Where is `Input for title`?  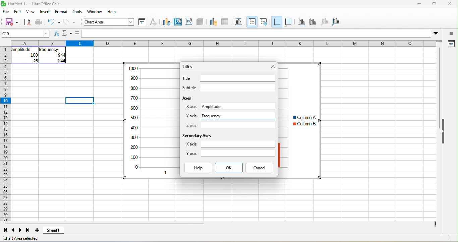 Input for title is located at coordinates (238, 78).